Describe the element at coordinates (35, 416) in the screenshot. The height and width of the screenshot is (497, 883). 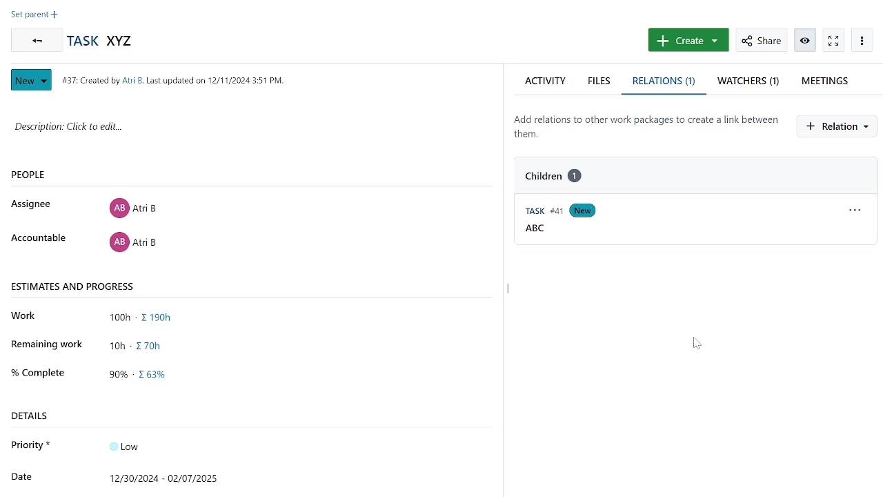
I see `details` at that location.